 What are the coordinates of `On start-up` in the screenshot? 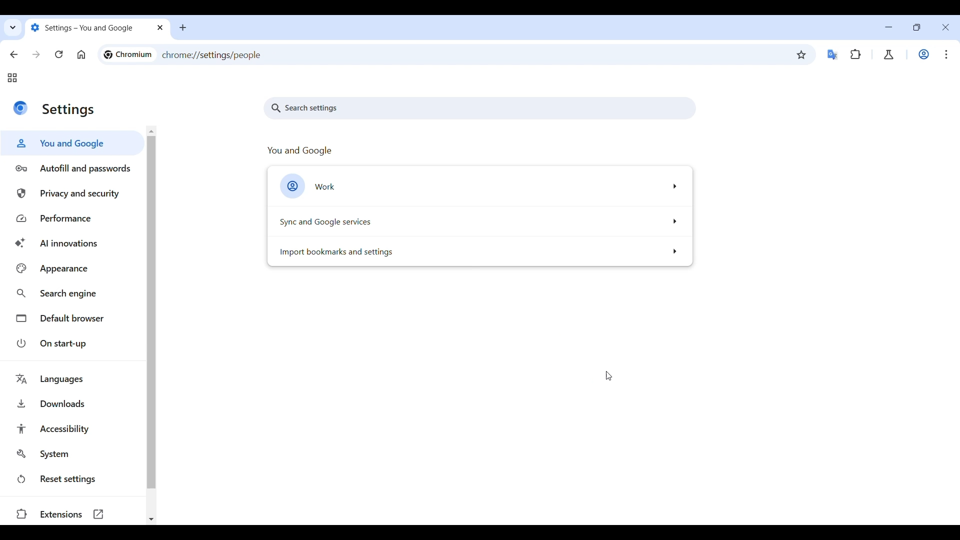 It's located at (72, 344).